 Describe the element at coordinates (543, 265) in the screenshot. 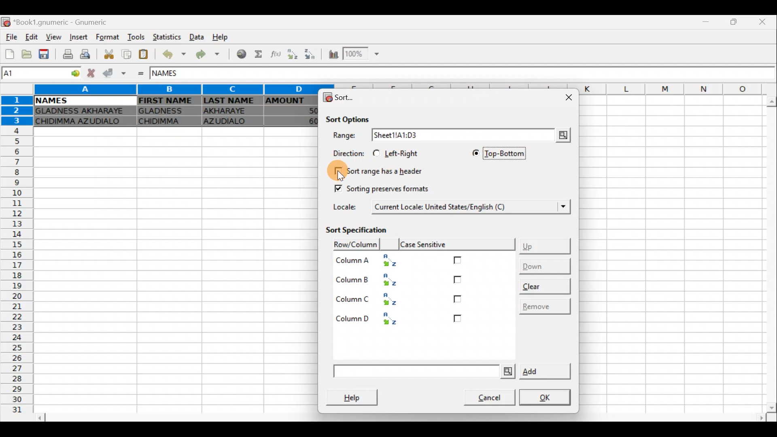

I see `Down` at that location.